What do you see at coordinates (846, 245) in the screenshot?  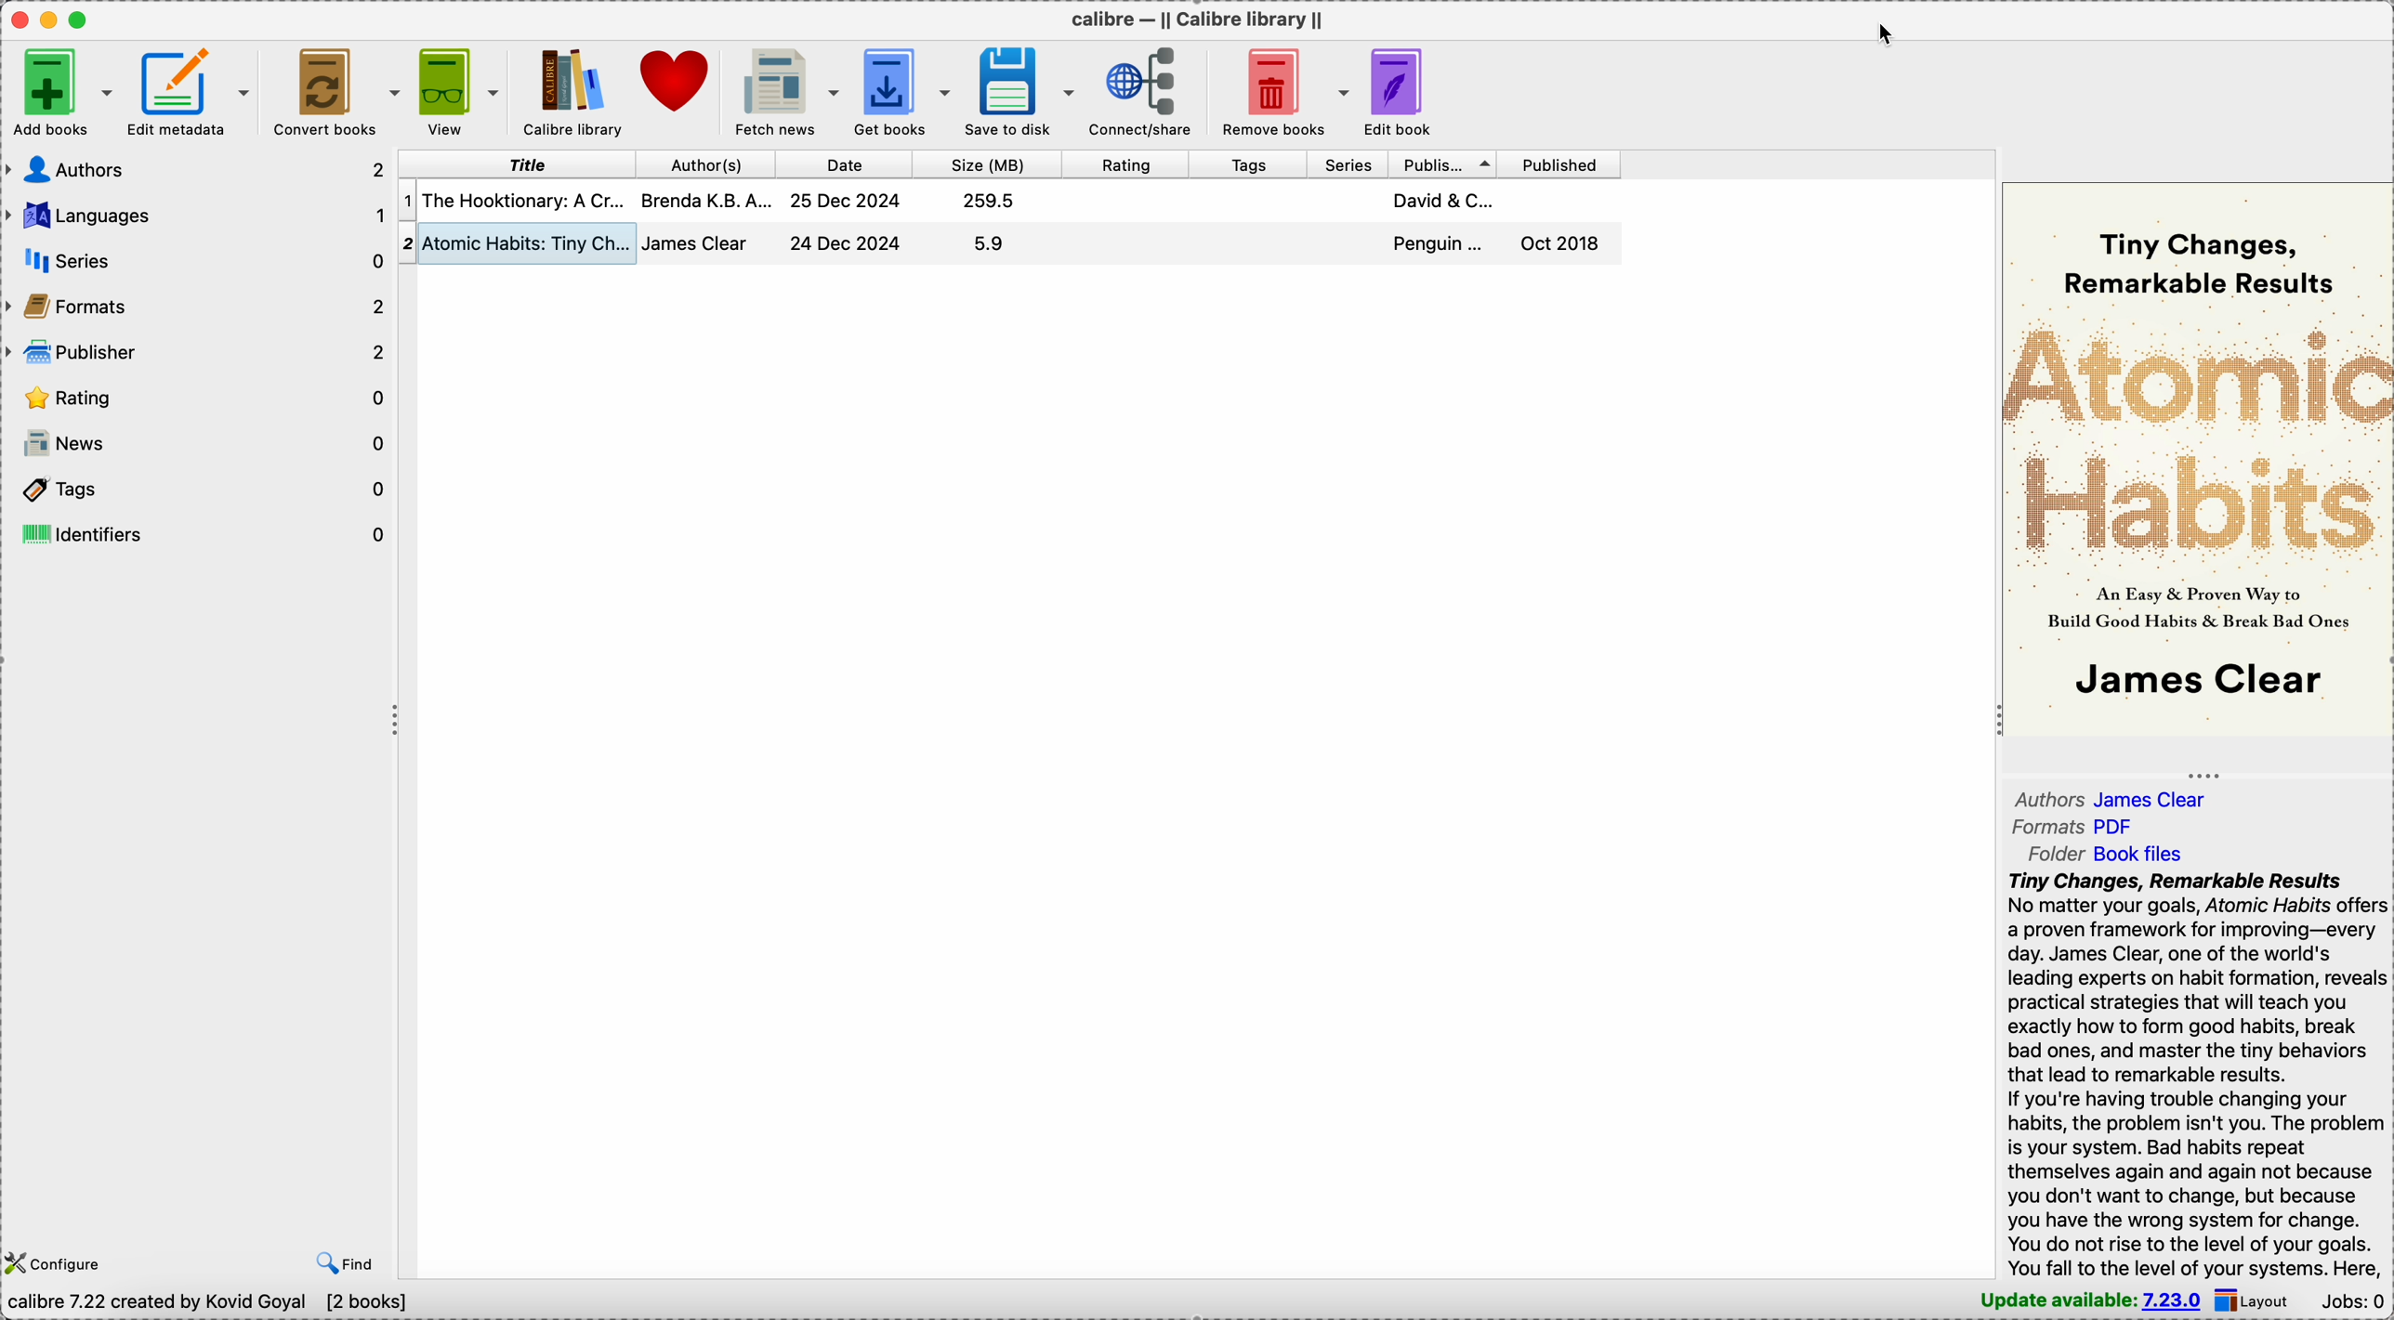 I see `25 Dec 2024` at bounding box center [846, 245].